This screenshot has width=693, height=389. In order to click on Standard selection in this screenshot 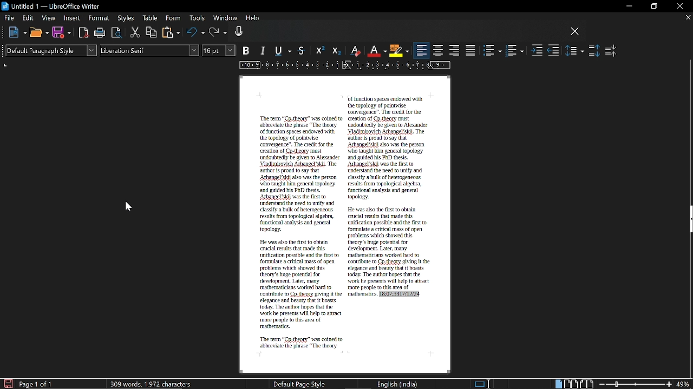, I will do `click(483, 384)`.